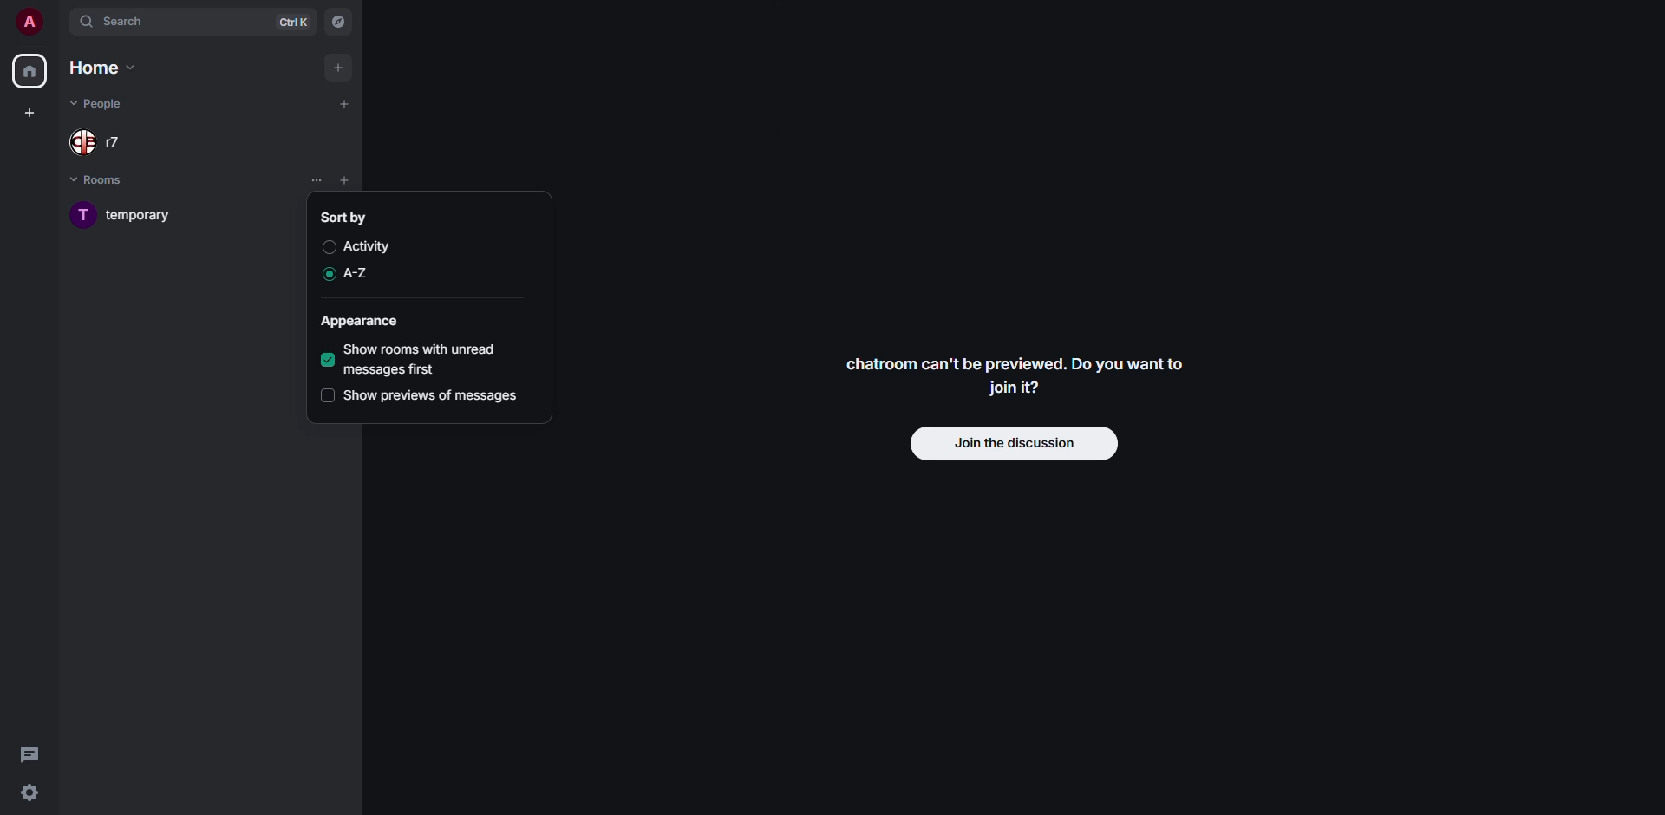  I want to click on list options, so click(368, 181).